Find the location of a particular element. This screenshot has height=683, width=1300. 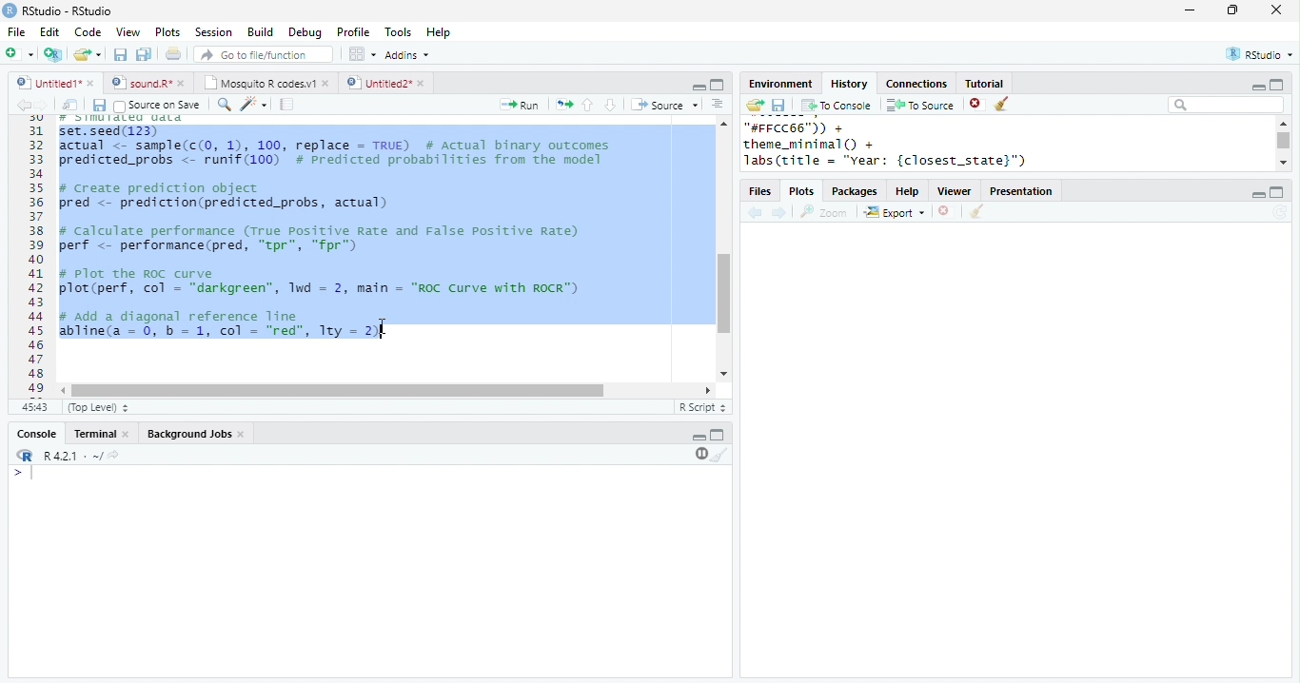

new project is located at coordinates (54, 54).